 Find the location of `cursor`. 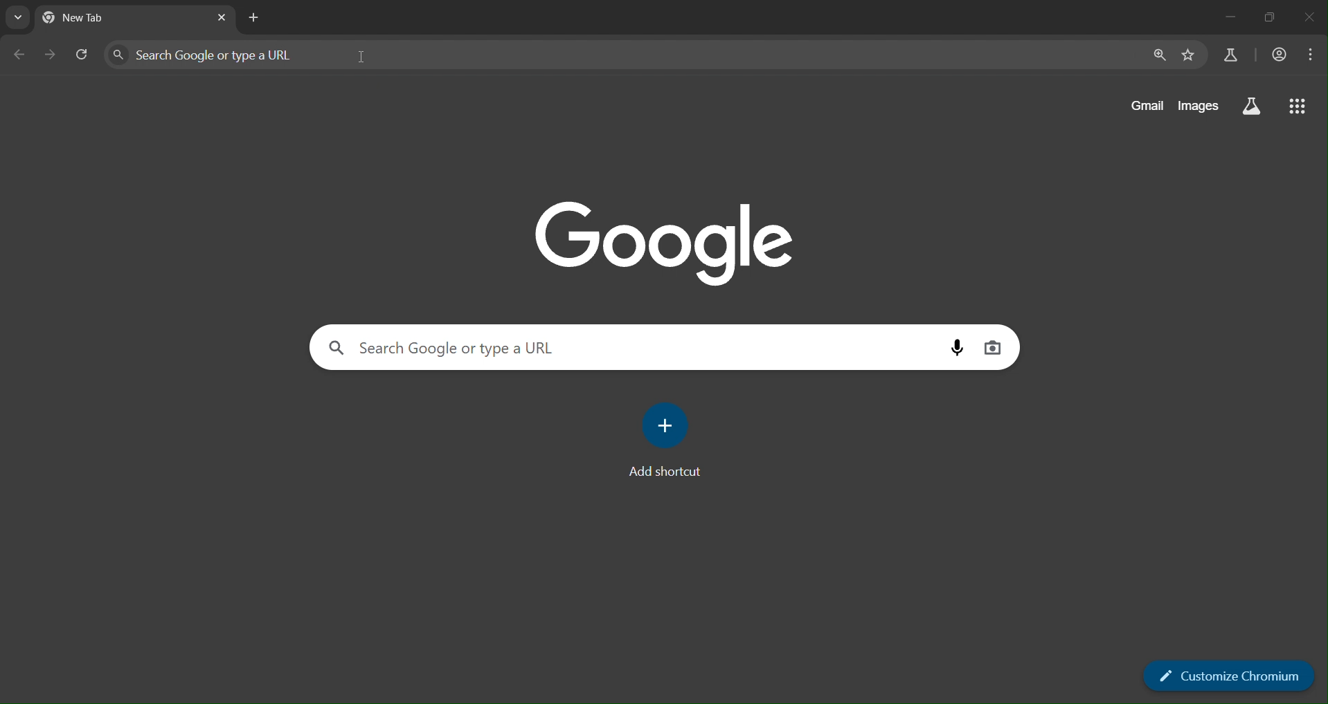

cursor is located at coordinates (364, 58).